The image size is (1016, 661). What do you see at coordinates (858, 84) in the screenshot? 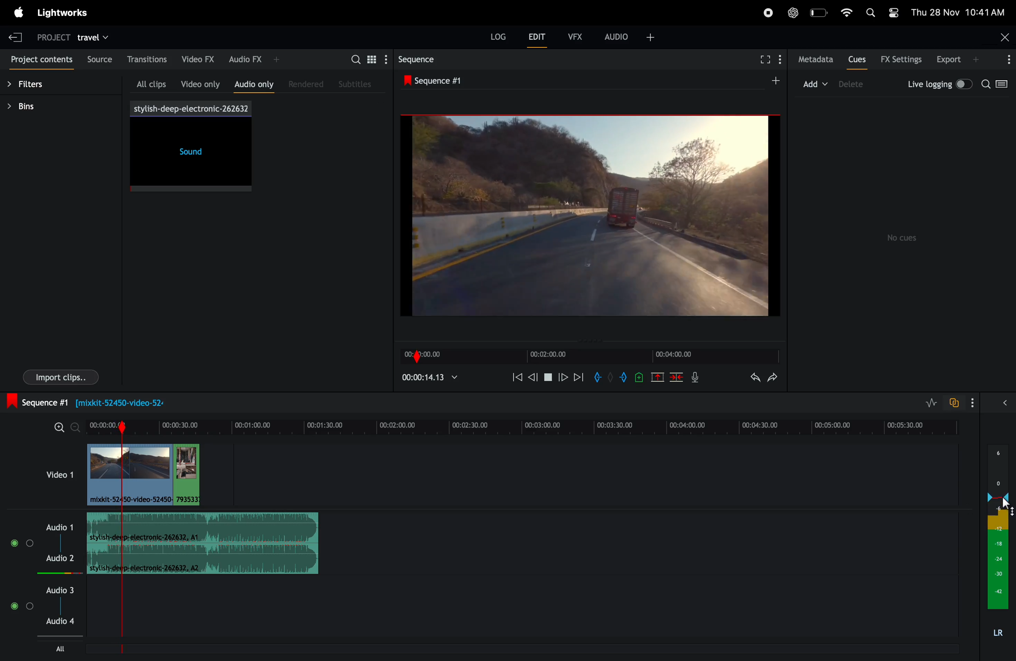
I see `delete` at bounding box center [858, 84].